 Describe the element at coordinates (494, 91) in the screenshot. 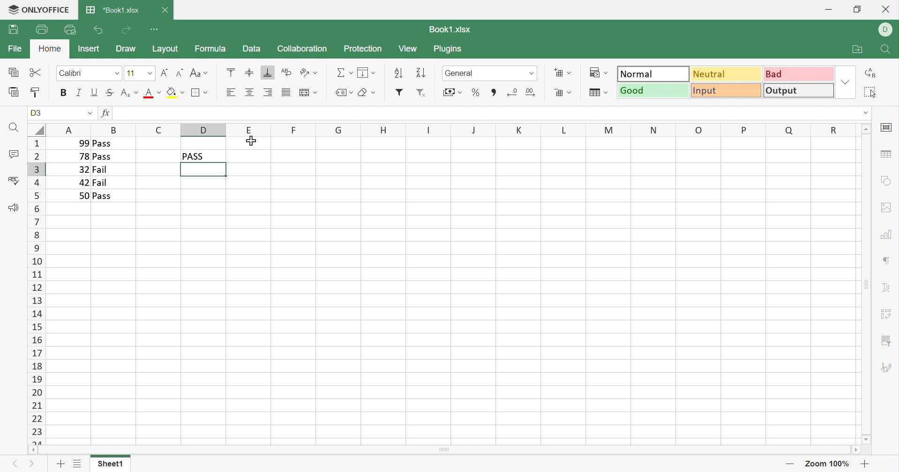

I see `Comma style` at that location.